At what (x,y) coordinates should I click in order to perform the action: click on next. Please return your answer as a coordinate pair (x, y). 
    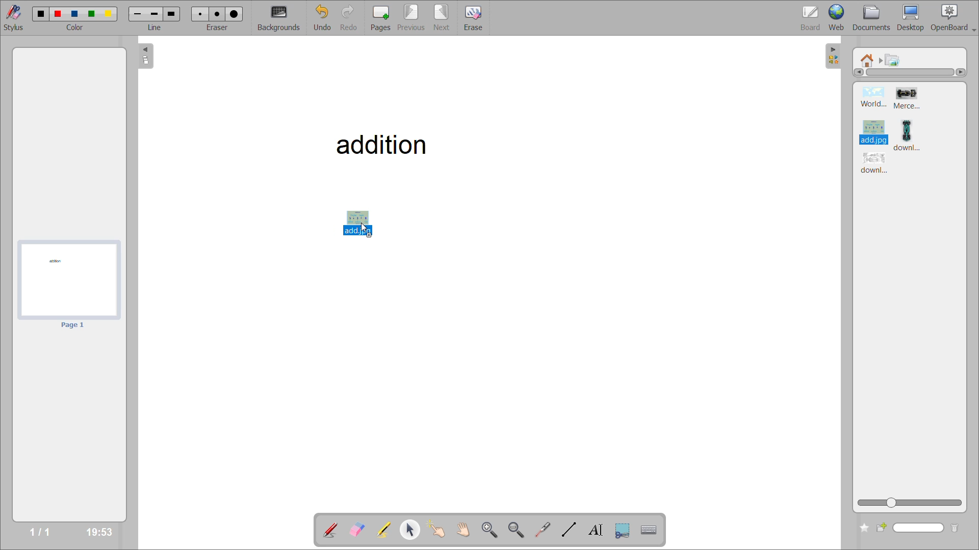
    Looking at the image, I should click on (443, 18).